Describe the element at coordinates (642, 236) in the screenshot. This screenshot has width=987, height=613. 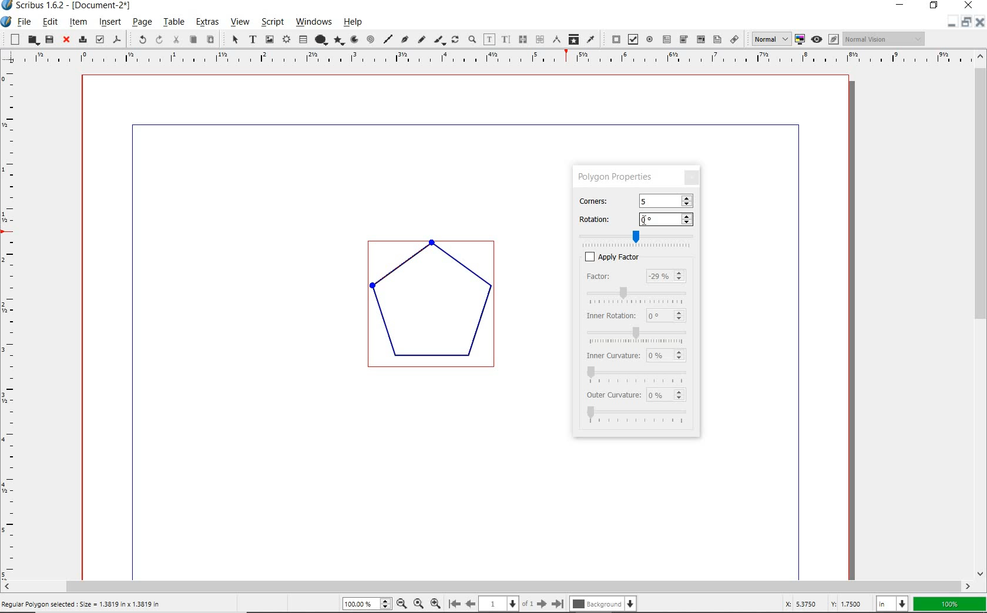
I see `slider rotate` at that location.